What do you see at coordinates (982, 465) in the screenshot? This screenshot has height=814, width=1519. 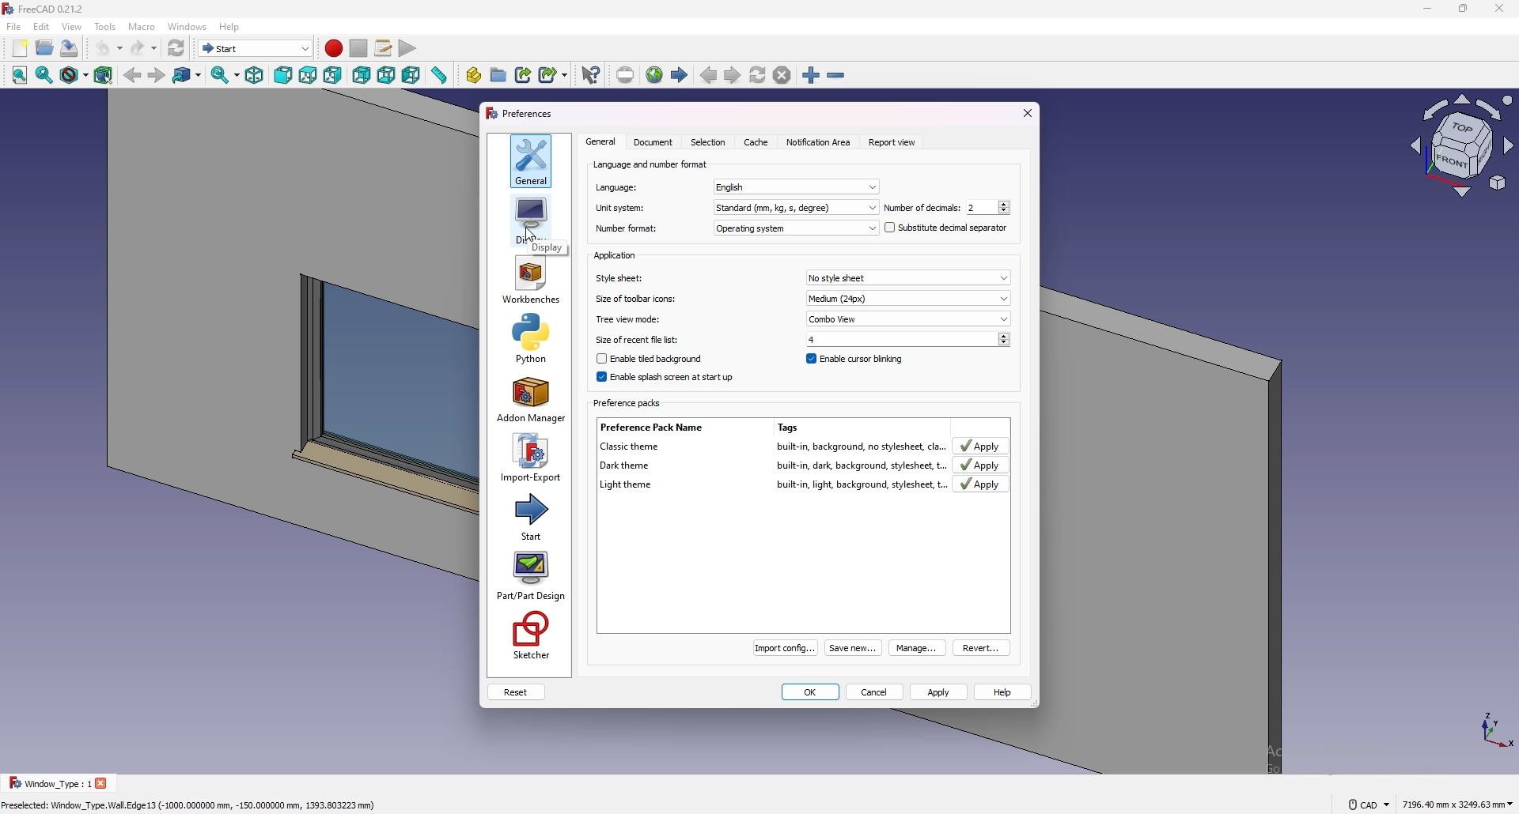 I see `Apply` at bounding box center [982, 465].